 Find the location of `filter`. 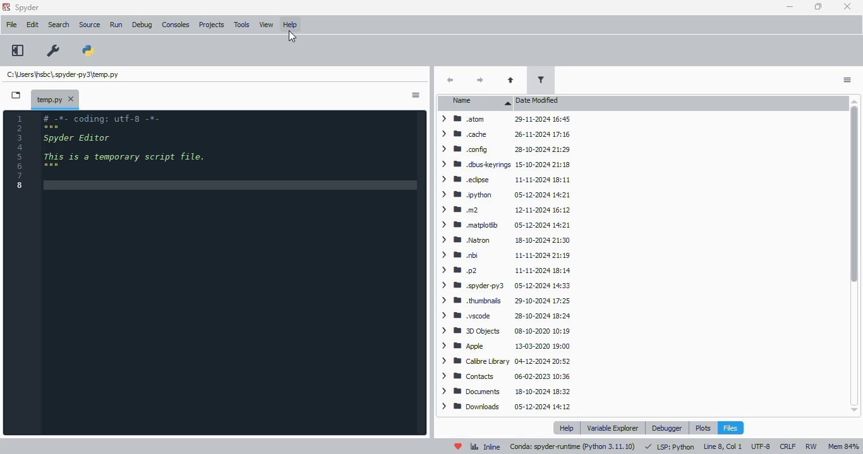

filter is located at coordinates (542, 80).